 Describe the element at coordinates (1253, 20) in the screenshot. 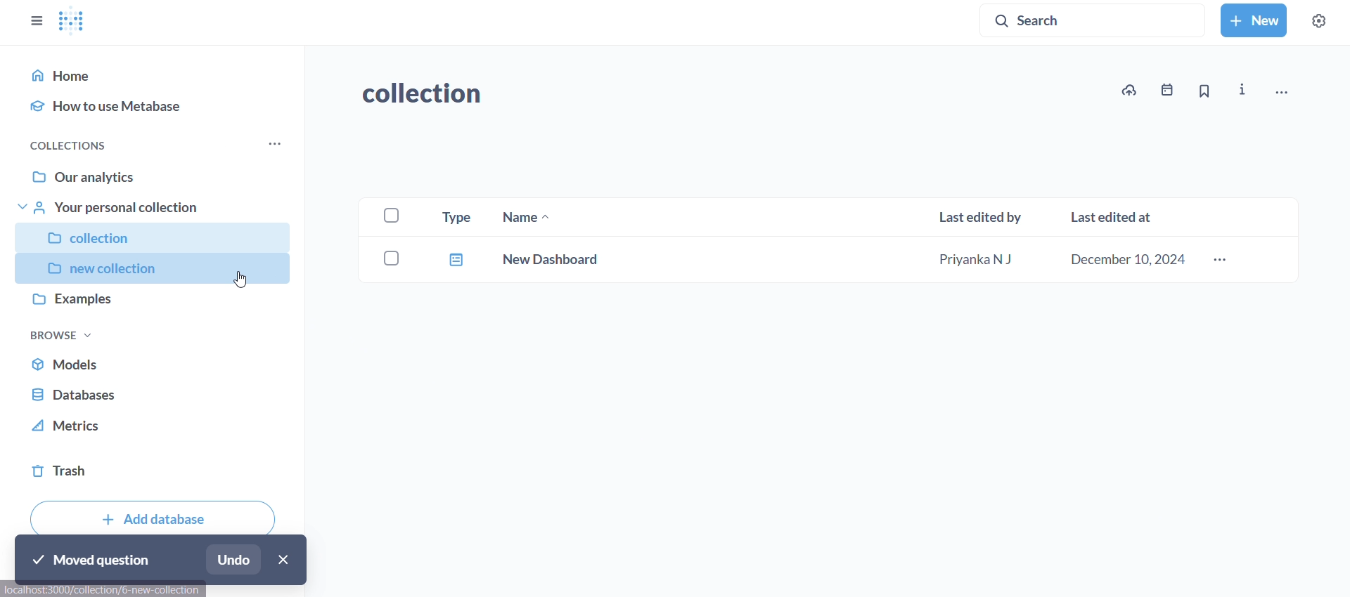

I see `new` at that location.